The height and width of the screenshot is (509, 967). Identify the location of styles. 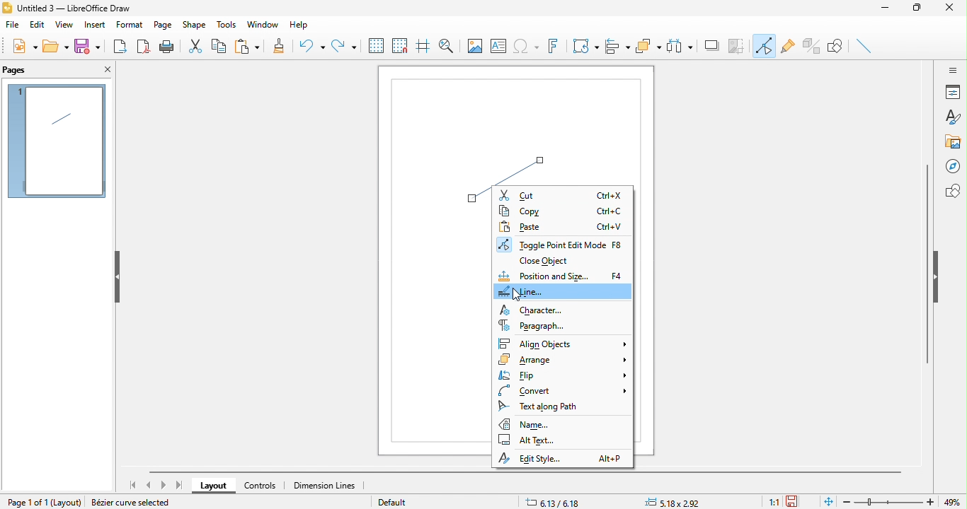
(952, 118).